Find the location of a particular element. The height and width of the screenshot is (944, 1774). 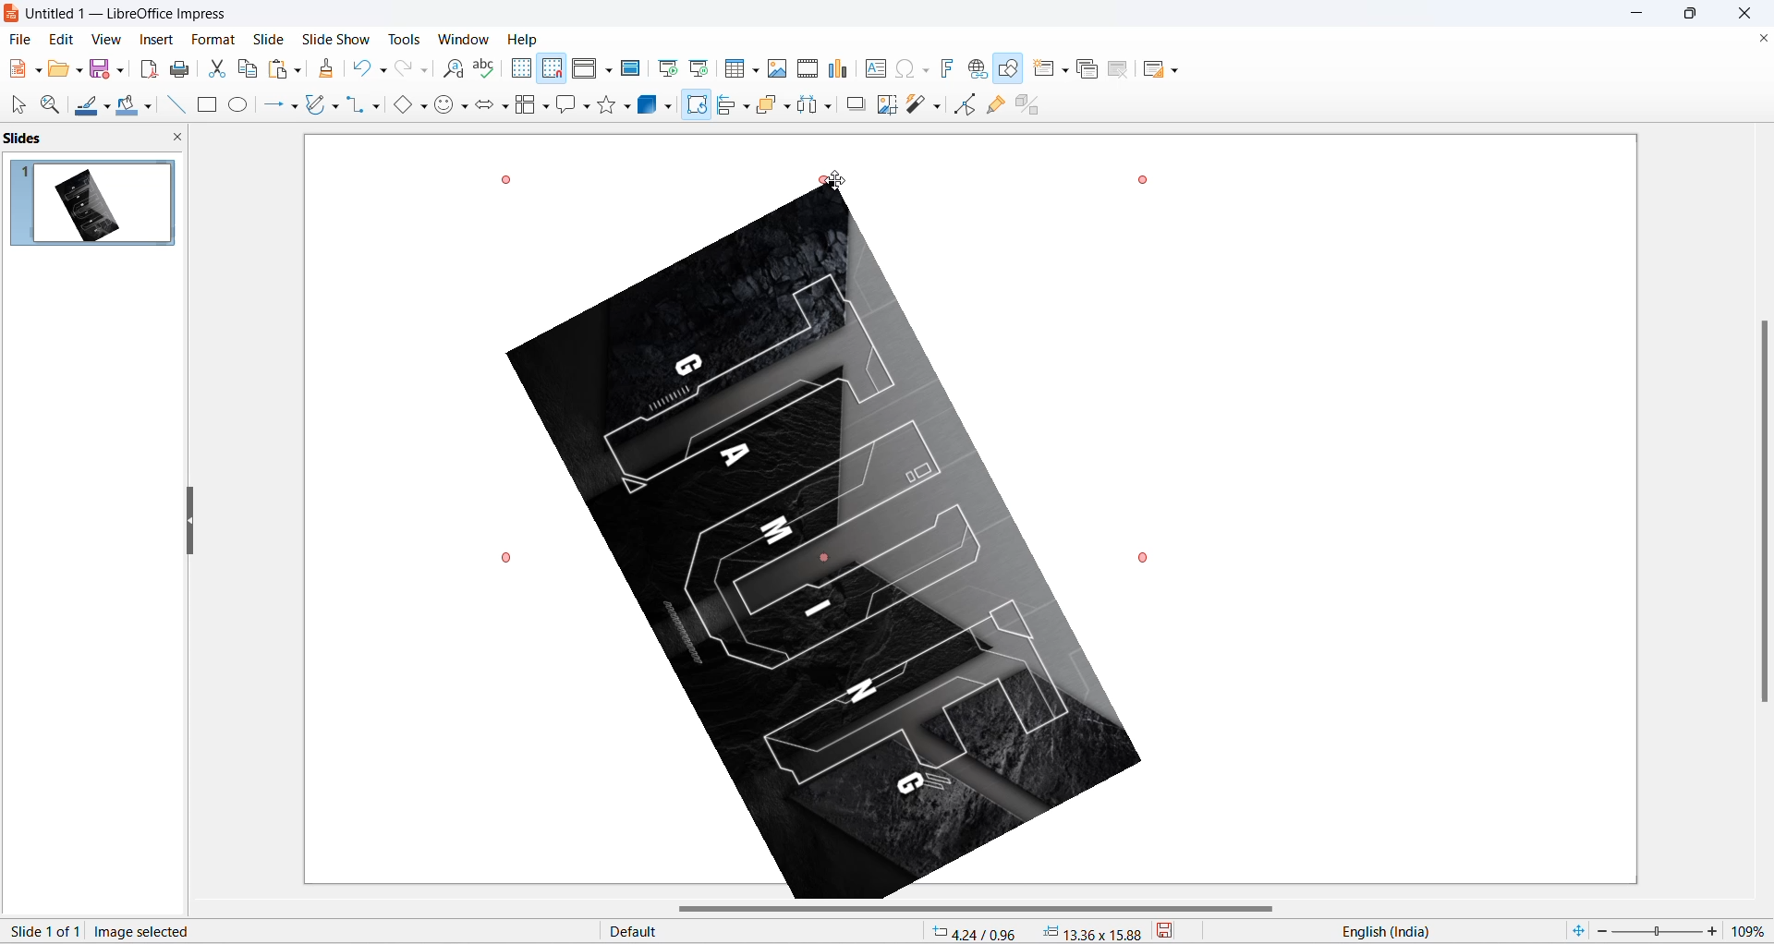

cut is located at coordinates (219, 68).